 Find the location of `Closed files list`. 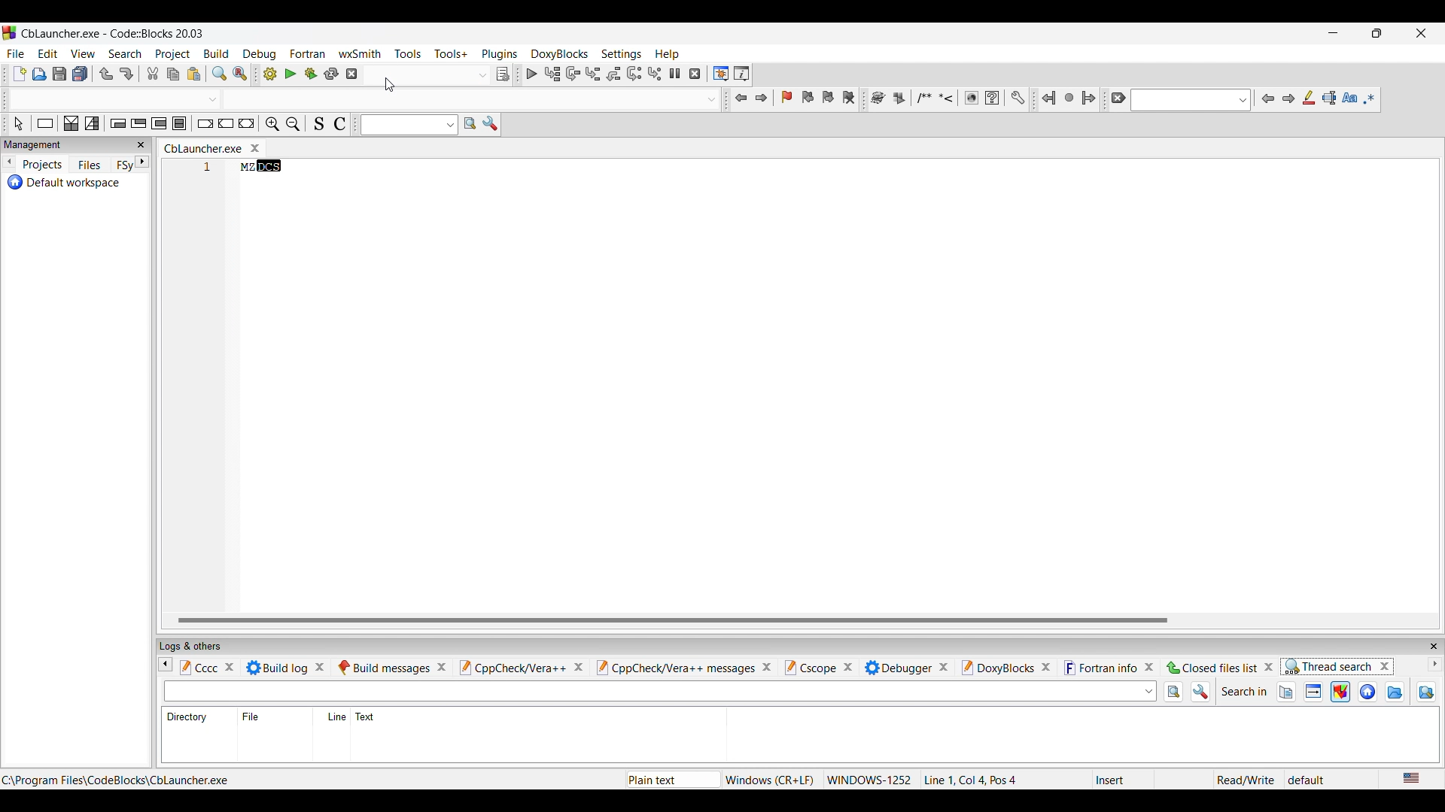

Closed files list is located at coordinates (1212, 667).